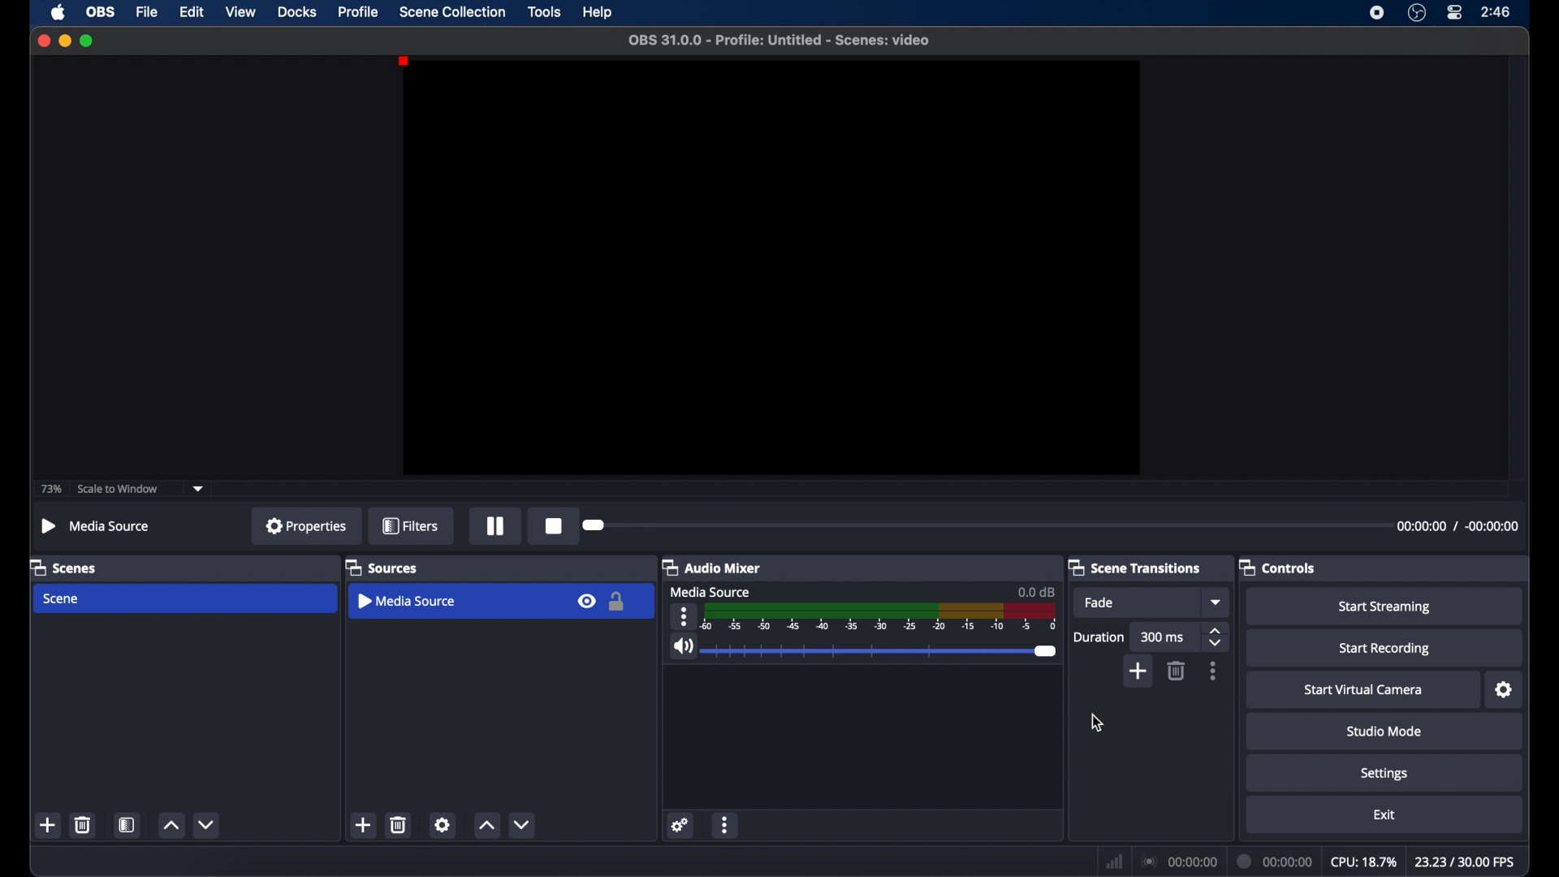 The image size is (1559, 877). What do you see at coordinates (779, 40) in the screenshot?
I see `file name` at bounding box center [779, 40].